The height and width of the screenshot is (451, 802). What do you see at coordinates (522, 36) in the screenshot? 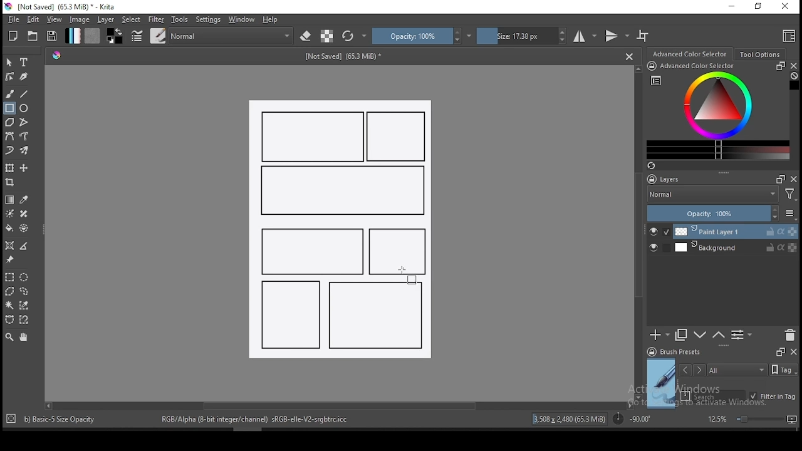
I see `size` at bounding box center [522, 36].